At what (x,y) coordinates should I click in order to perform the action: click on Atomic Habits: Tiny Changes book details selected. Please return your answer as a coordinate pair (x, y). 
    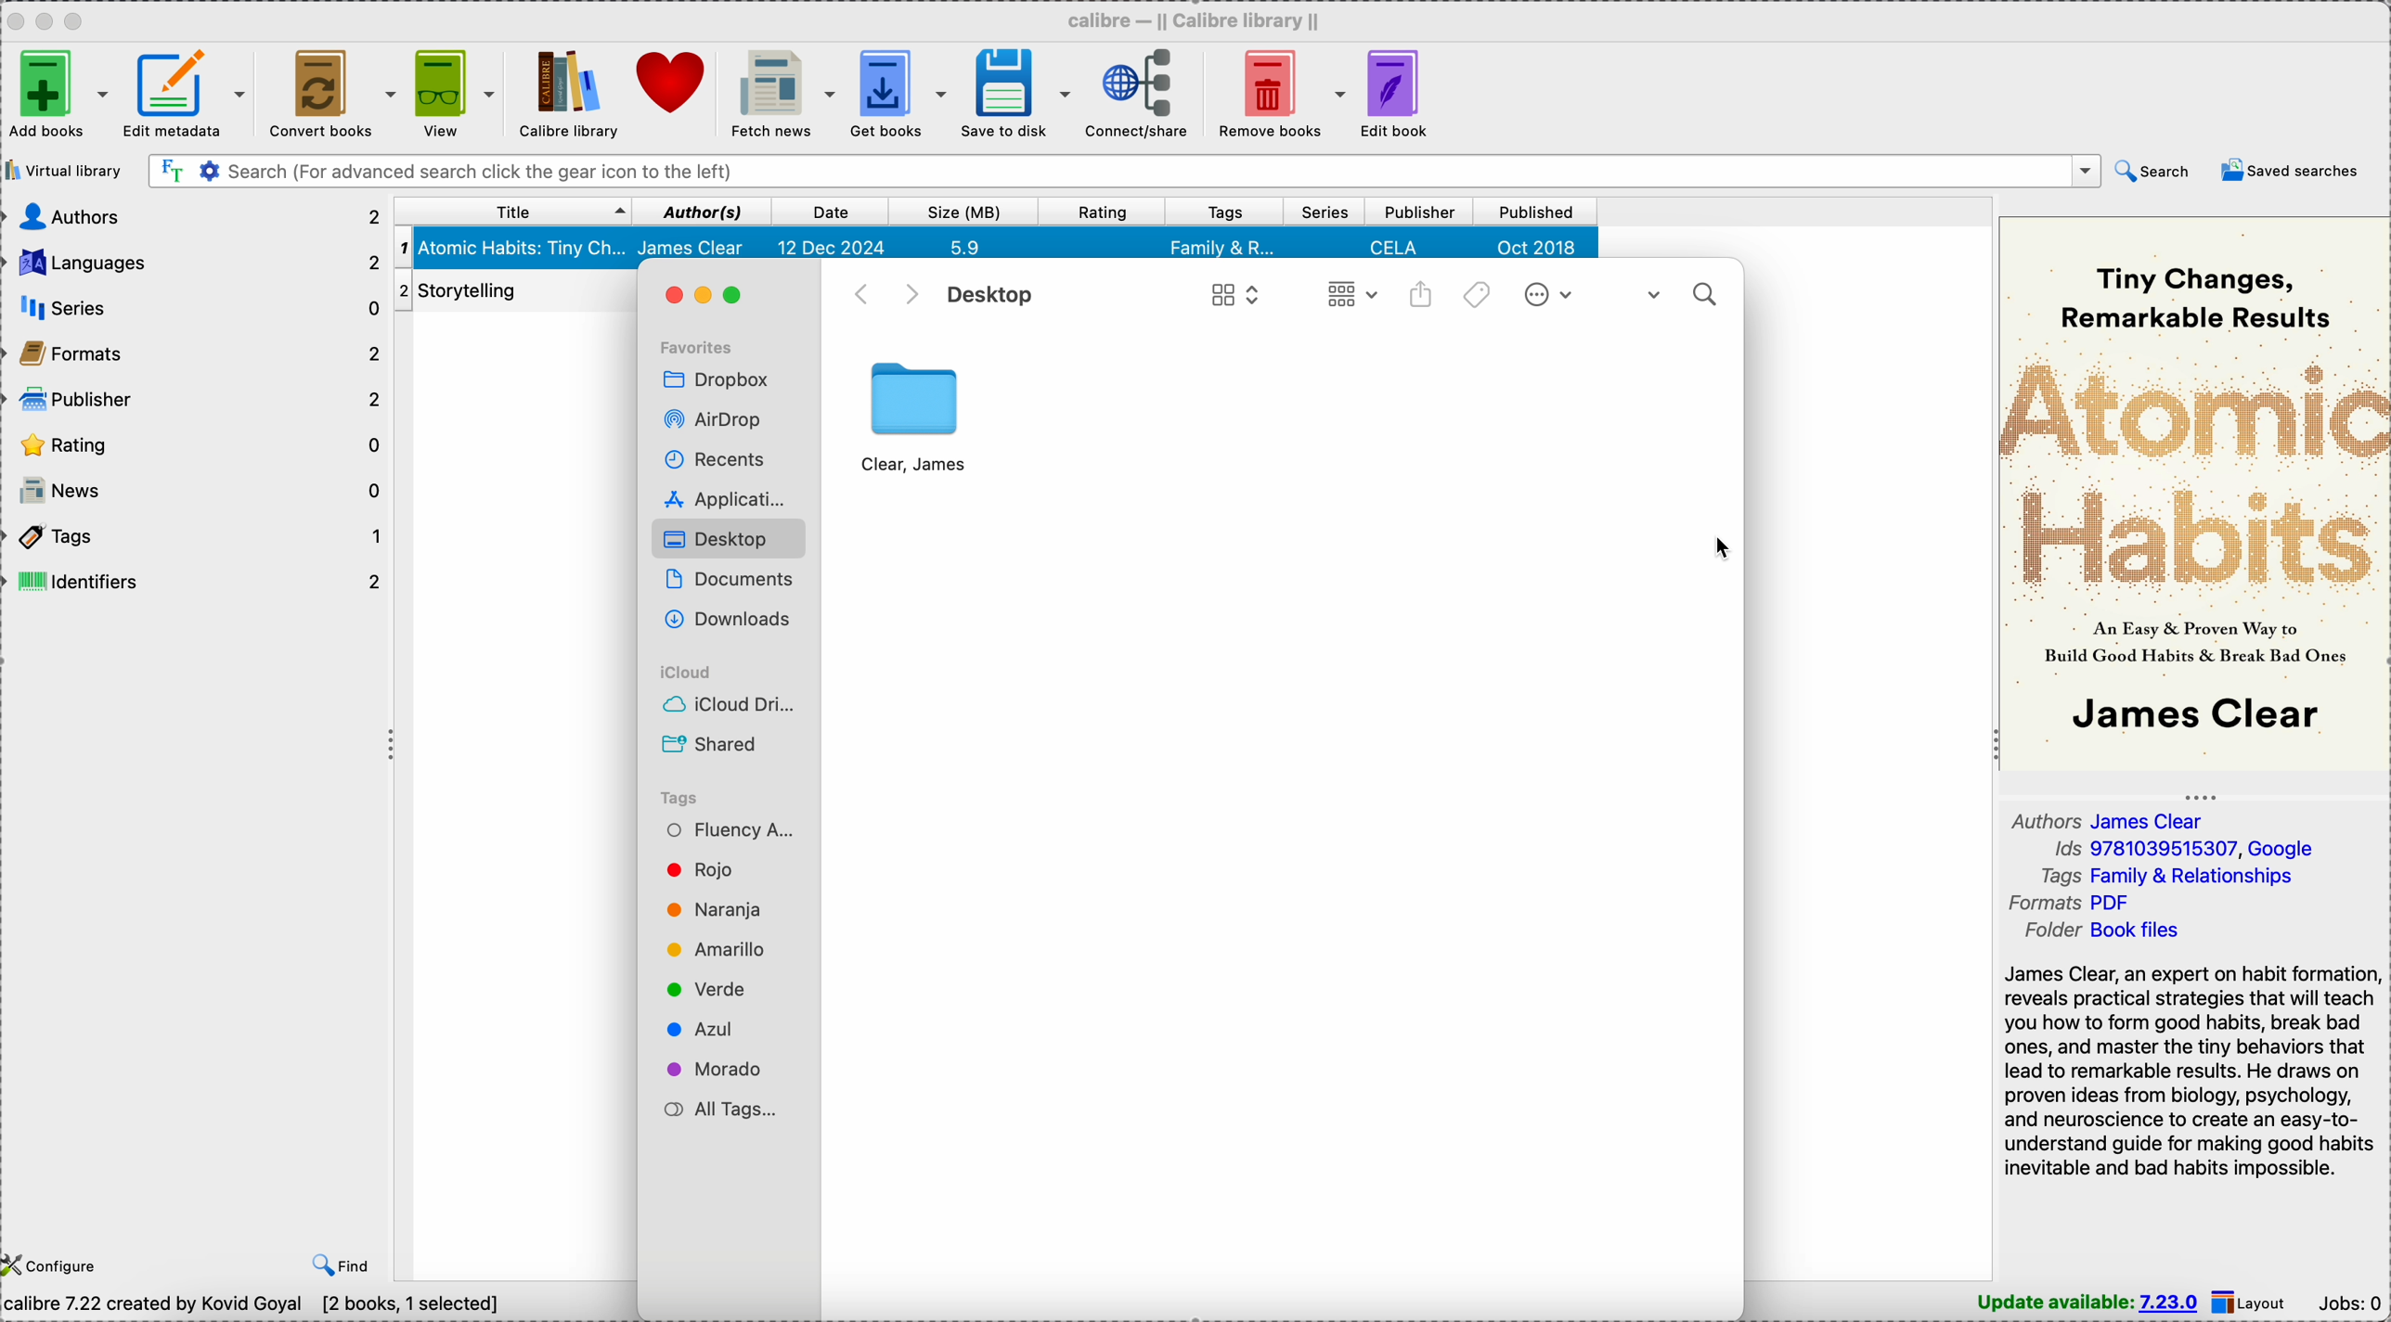
    Looking at the image, I should click on (998, 247).